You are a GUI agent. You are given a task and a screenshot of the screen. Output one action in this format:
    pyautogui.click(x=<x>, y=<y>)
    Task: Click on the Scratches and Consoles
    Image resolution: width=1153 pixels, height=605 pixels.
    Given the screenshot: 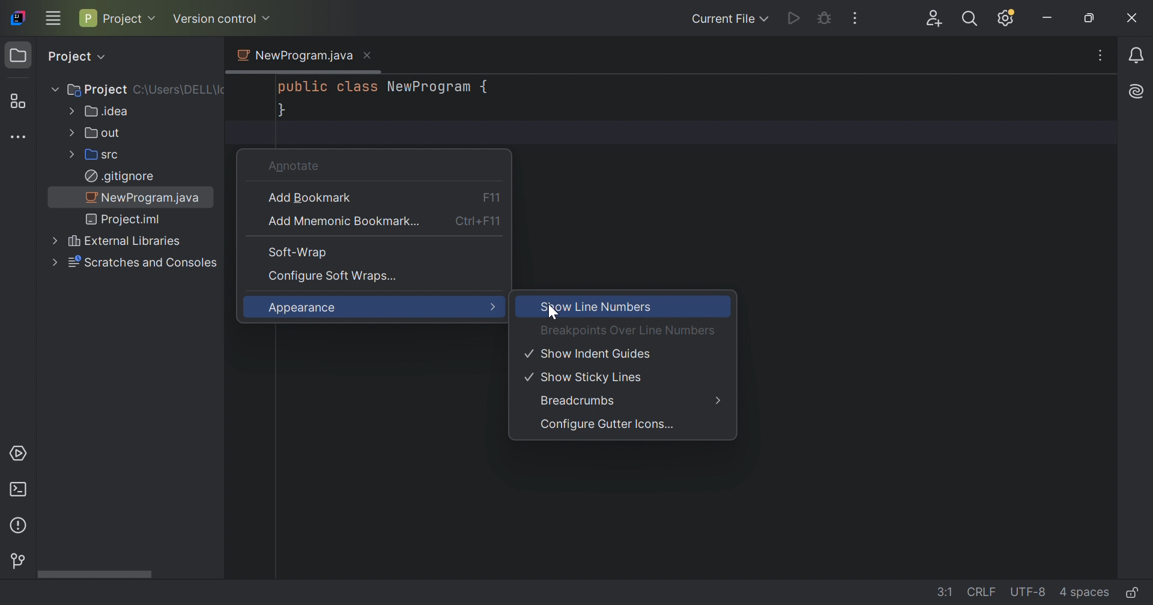 What is the action you would take?
    pyautogui.click(x=145, y=263)
    